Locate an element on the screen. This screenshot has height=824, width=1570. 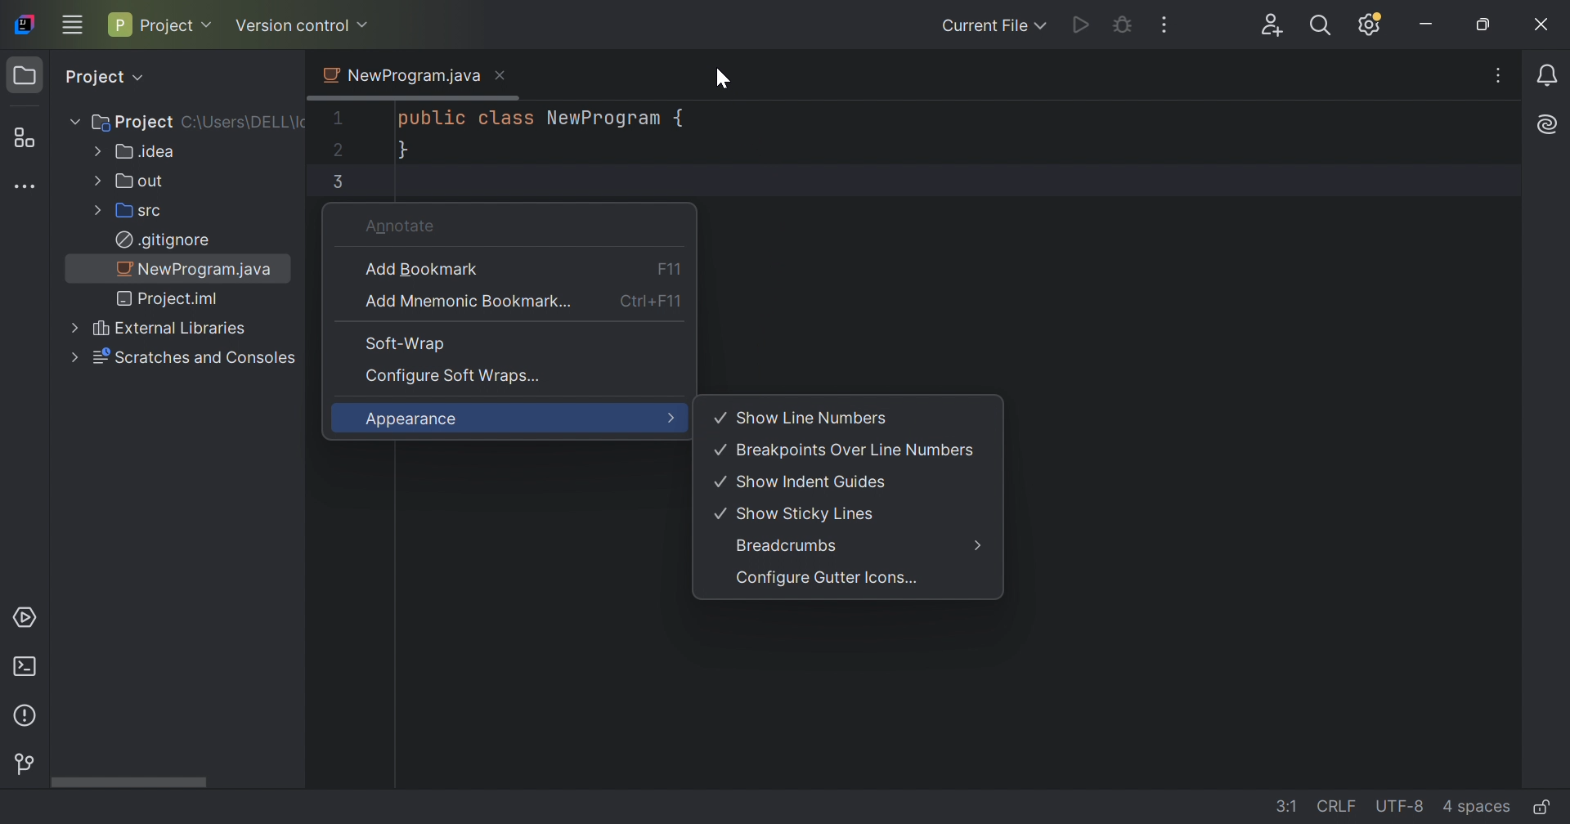
F11 is located at coordinates (668, 267).